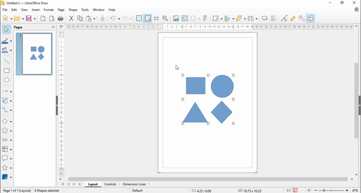 Image resolution: width=361 pixels, height=193 pixels. Describe the element at coordinates (202, 191) in the screenshot. I see `16.96/2028` at that location.